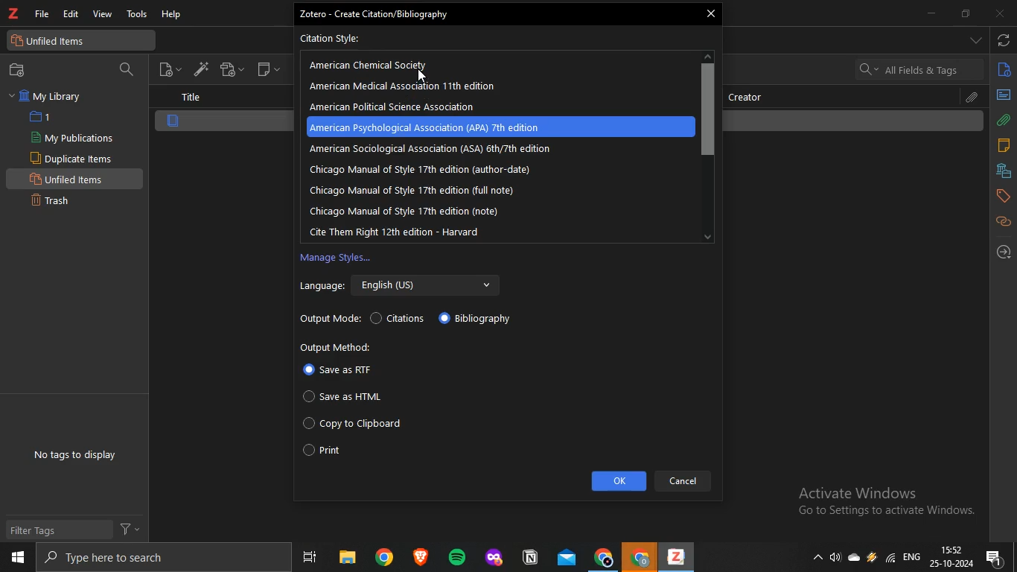  What do you see at coordinates (128, 70) in the screenshot?
I see `filter collection` at bounding box center [128, 70].